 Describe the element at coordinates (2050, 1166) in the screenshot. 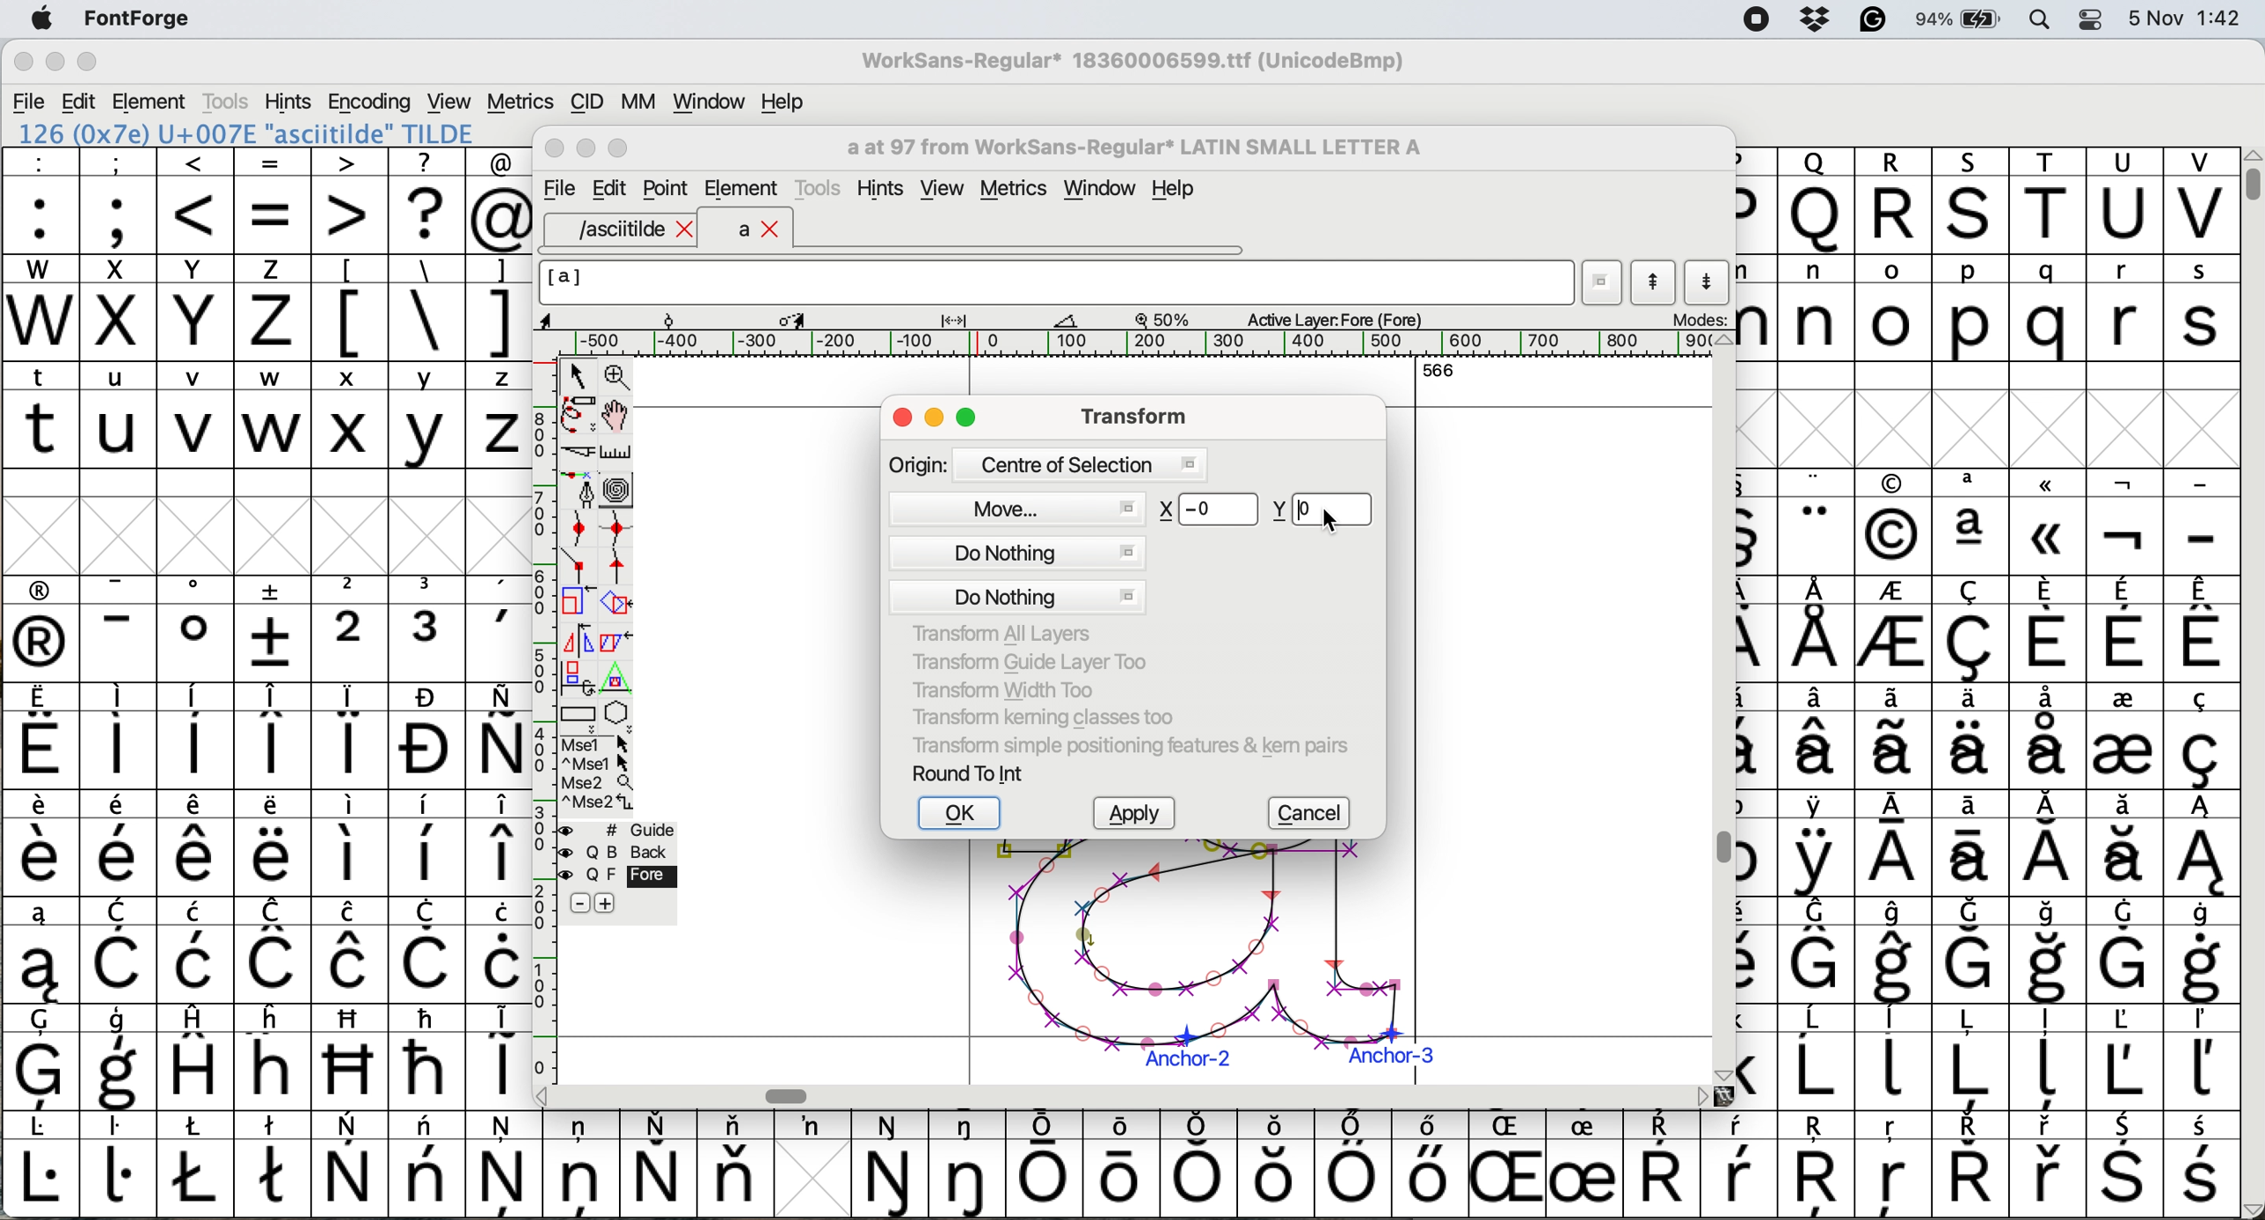

I see `symbol` at that location.